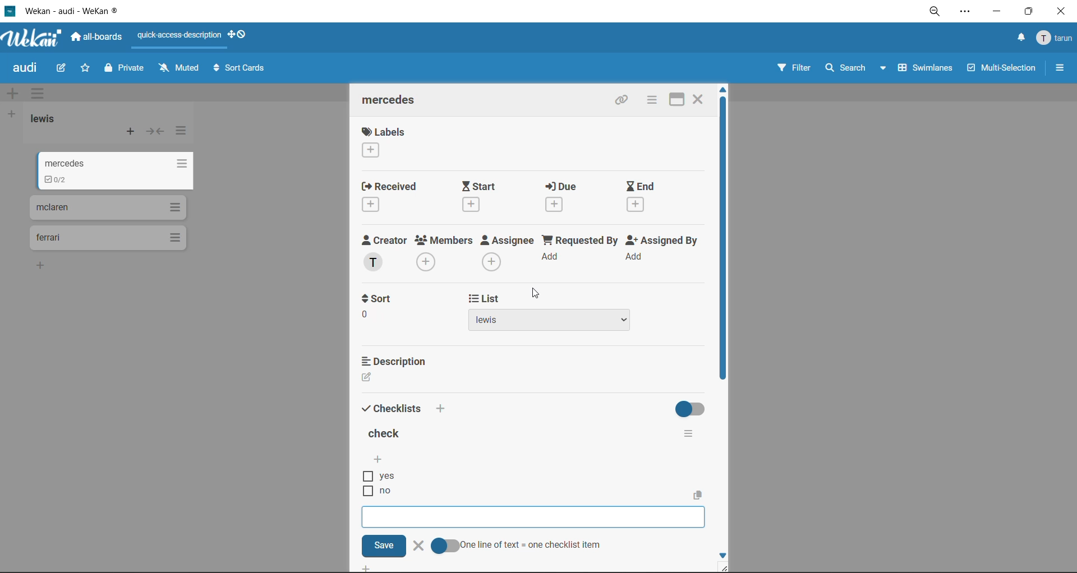 The height and width of the screenshot is (573, 1077). I want to click on cards, so click(107, 238).